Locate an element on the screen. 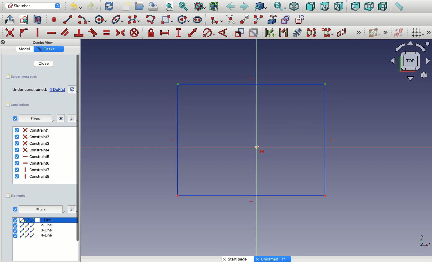 The height and width of the screenshot is (262, 432). Save is located at coordinates (152, 6).